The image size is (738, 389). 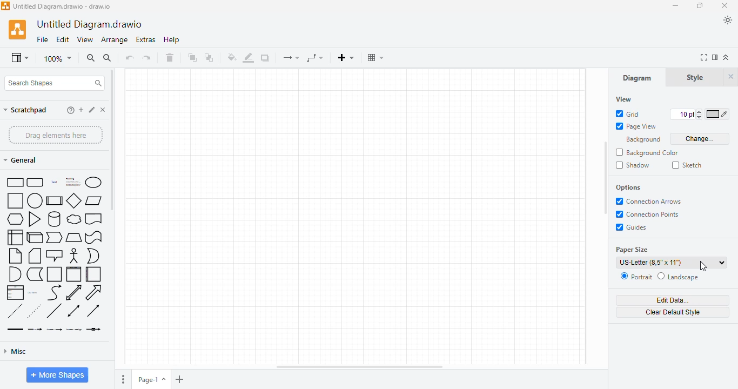 I want to click on data storage, so click(x=35, y=274).